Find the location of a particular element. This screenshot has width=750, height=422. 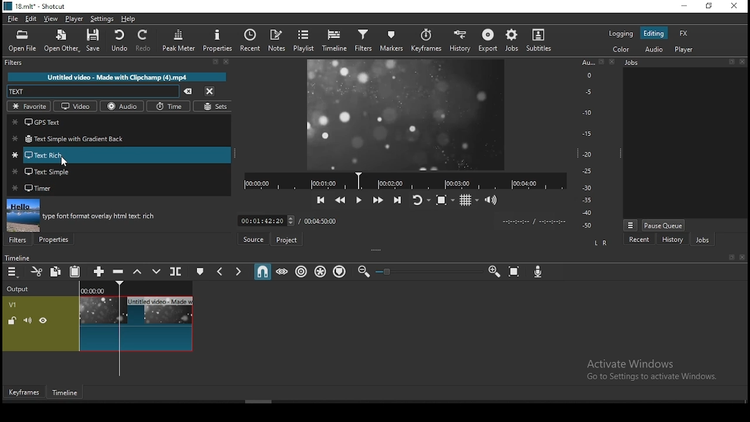

timeline is located at coordinates (66, 393).